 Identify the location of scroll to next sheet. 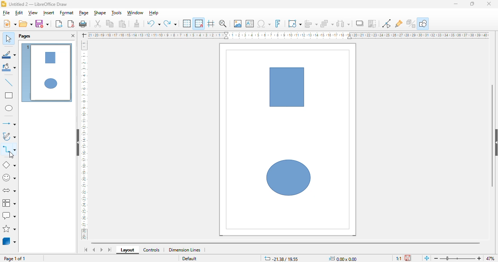
(102, 250).